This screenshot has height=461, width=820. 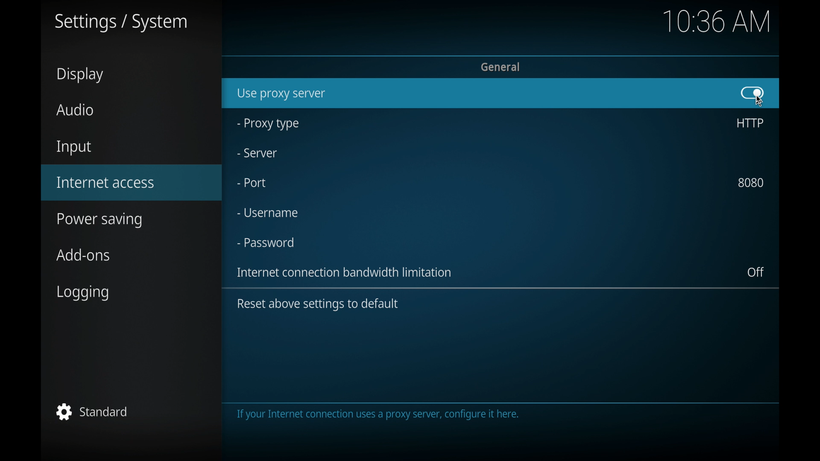 What do you see at coordinates (751, 182) in the screenshot?
I see `8080` at bounding box center [751, 182].